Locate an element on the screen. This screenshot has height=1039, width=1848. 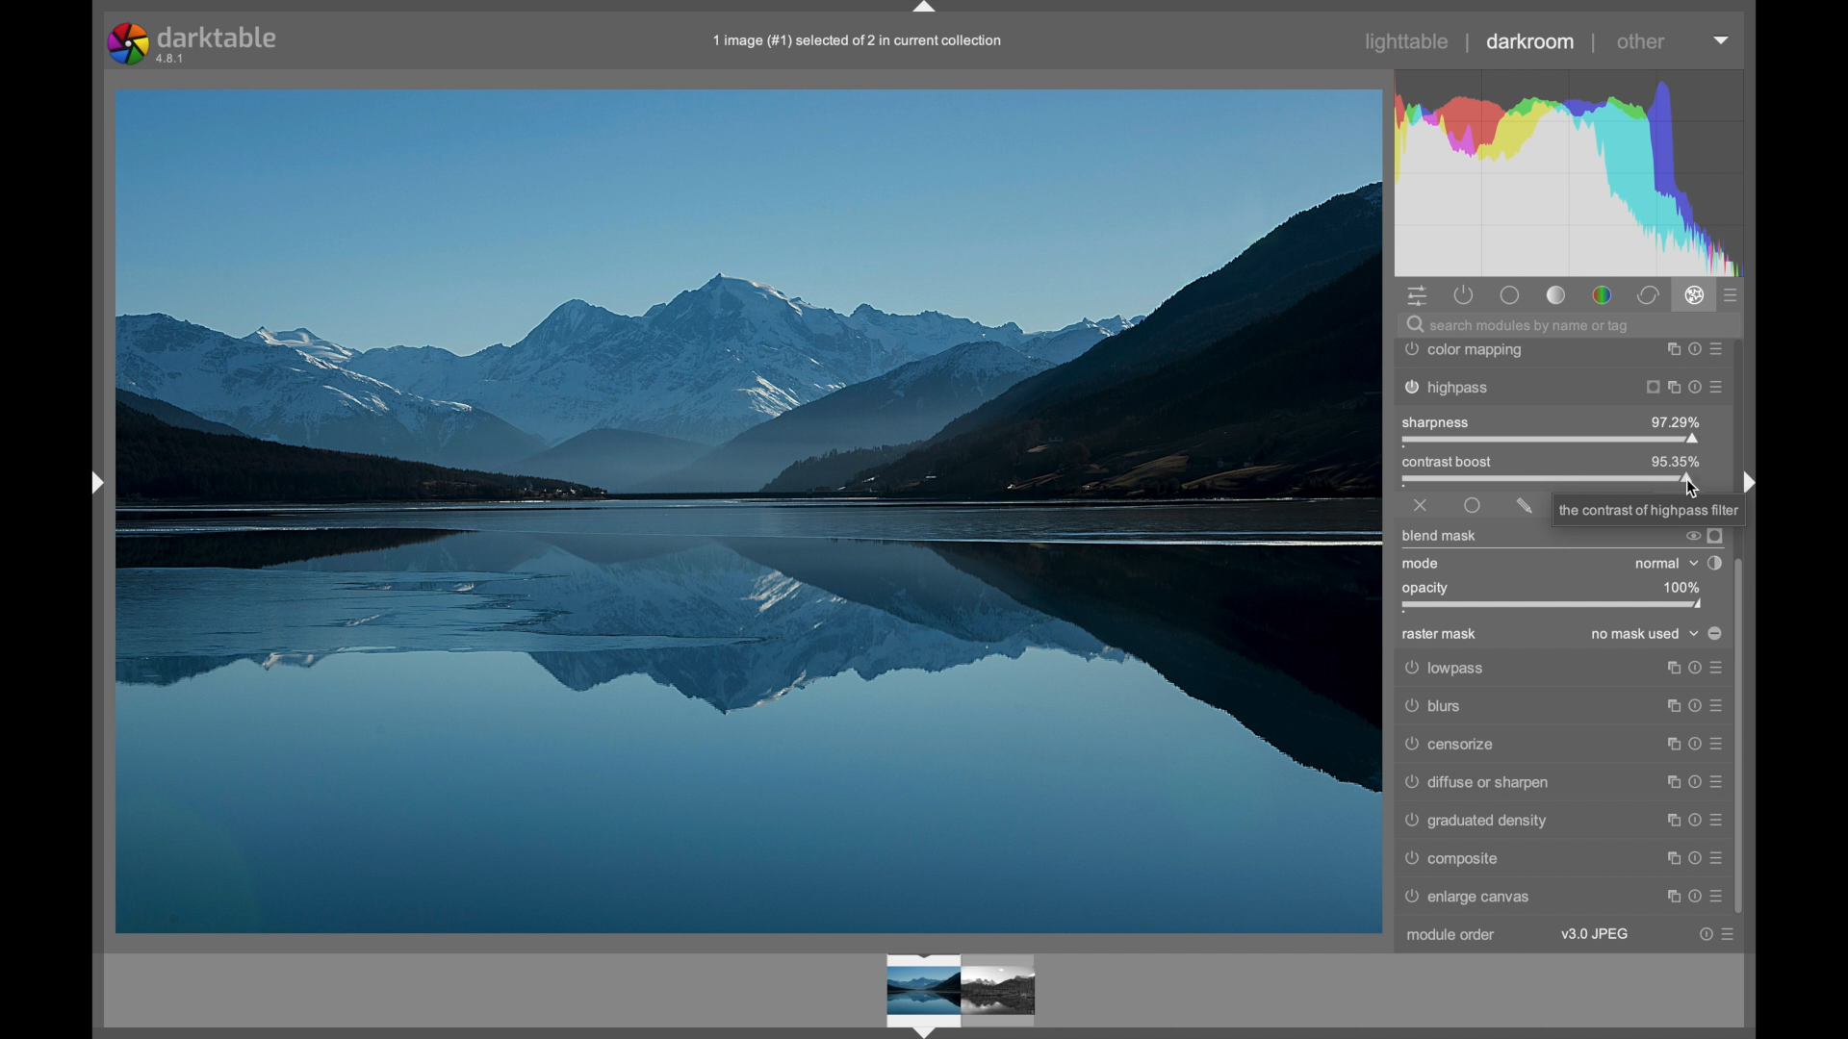
photo  effect is located at coordinates (749, 513).